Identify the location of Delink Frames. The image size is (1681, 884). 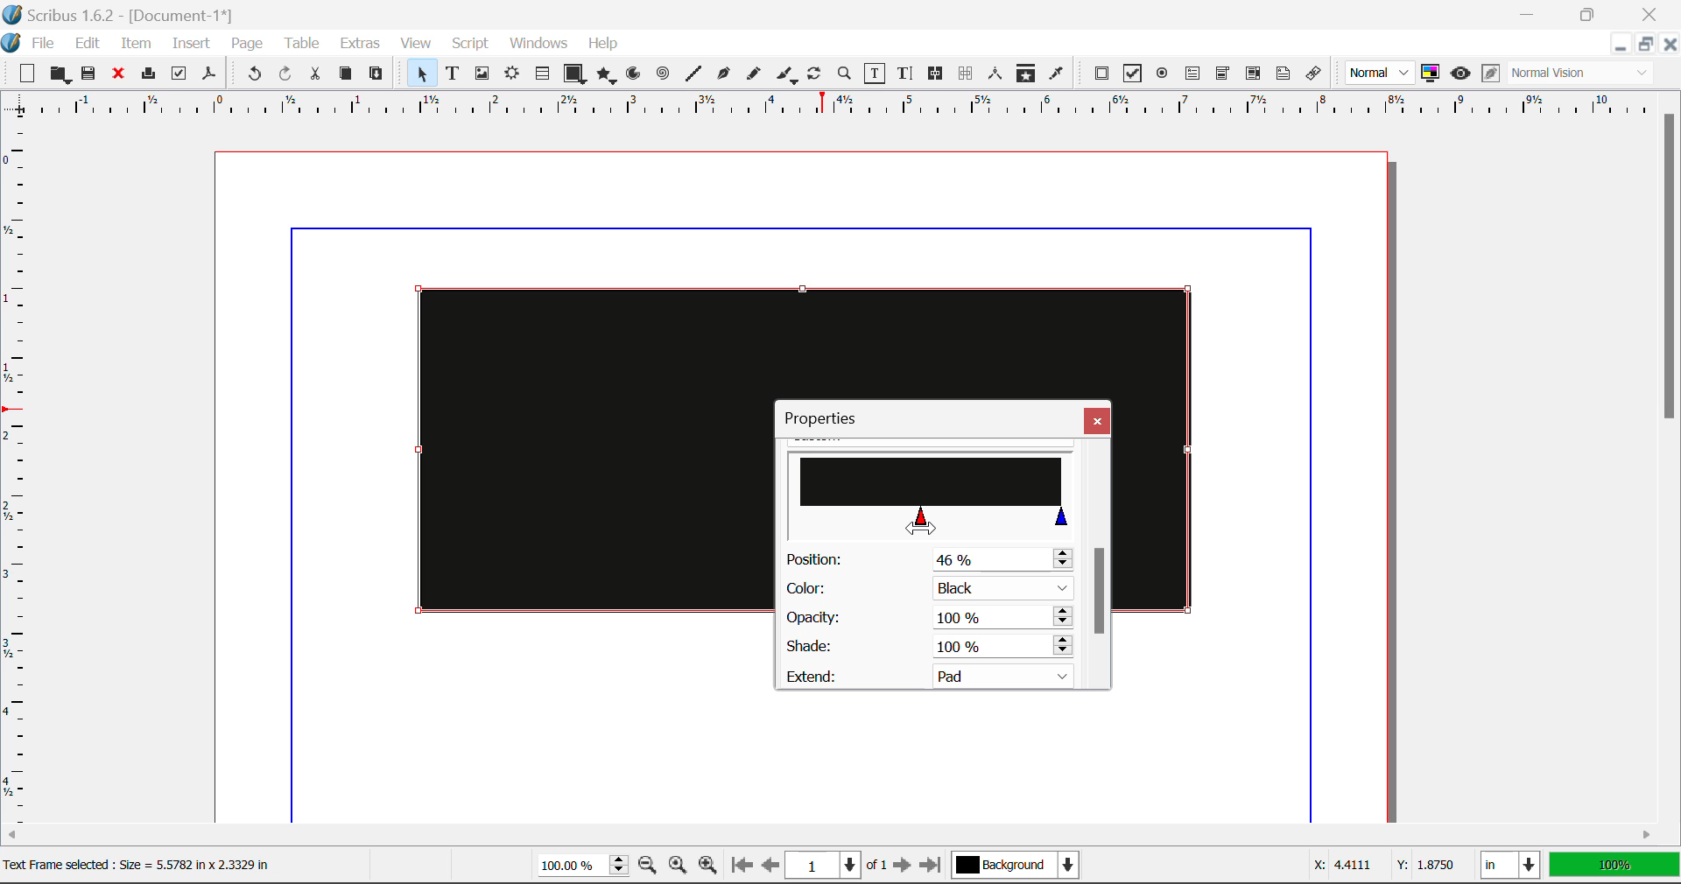
(967, 74).